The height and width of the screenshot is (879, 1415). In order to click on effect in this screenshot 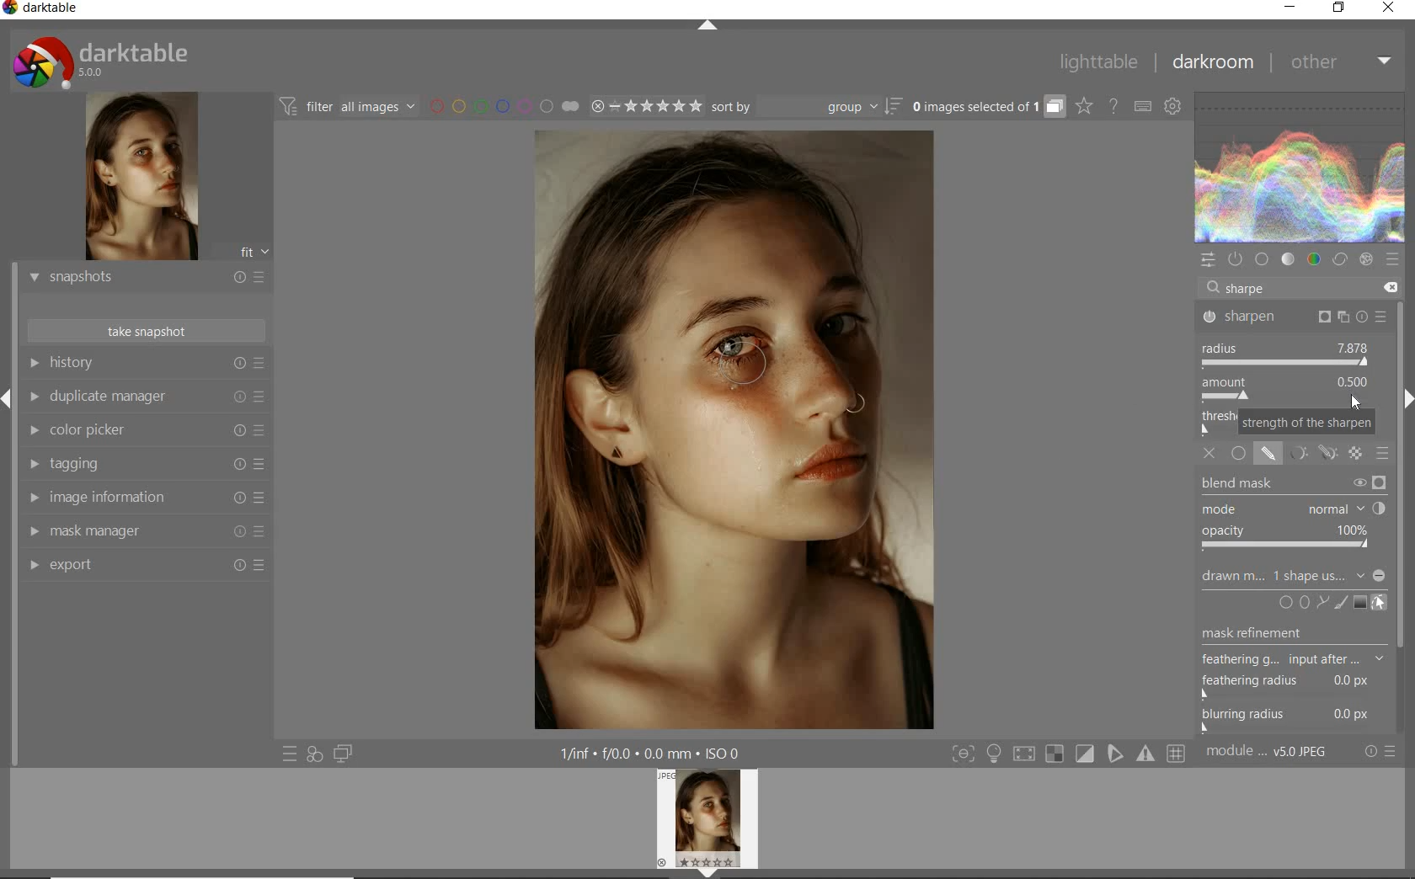, I will do `click(1366, 259)`.